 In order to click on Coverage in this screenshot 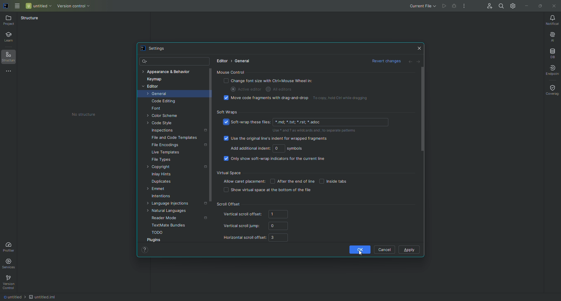, I will do `click(552, 90)`.